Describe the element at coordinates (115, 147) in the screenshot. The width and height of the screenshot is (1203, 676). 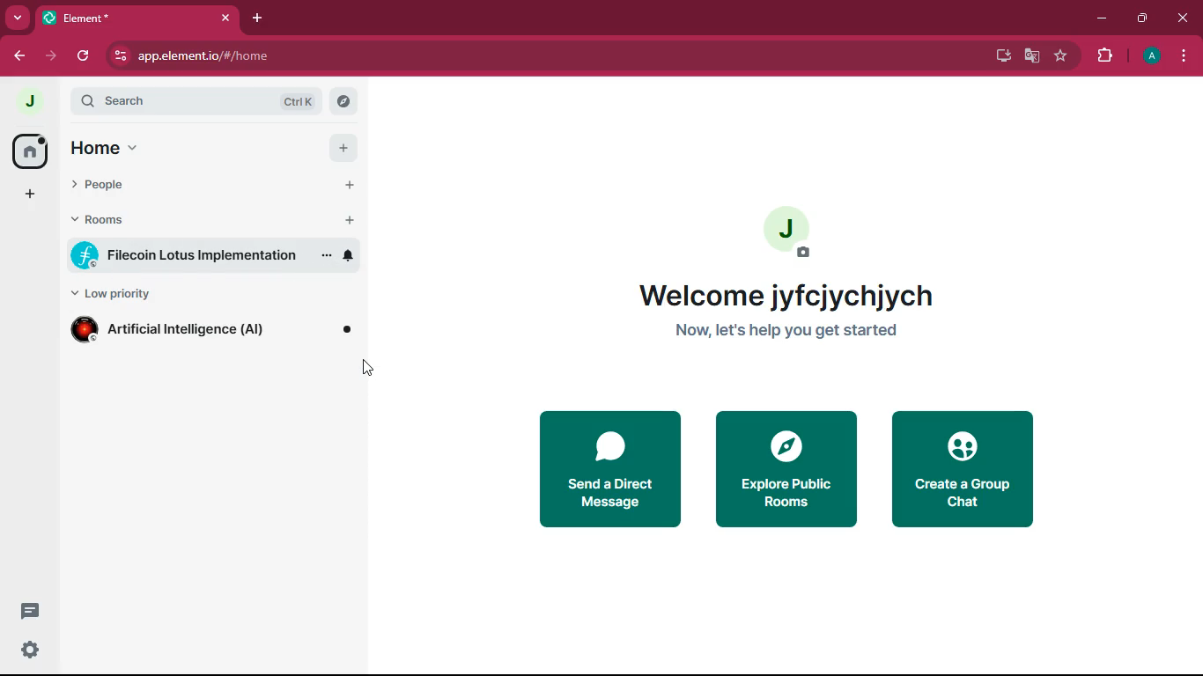
I see `home` at that location.